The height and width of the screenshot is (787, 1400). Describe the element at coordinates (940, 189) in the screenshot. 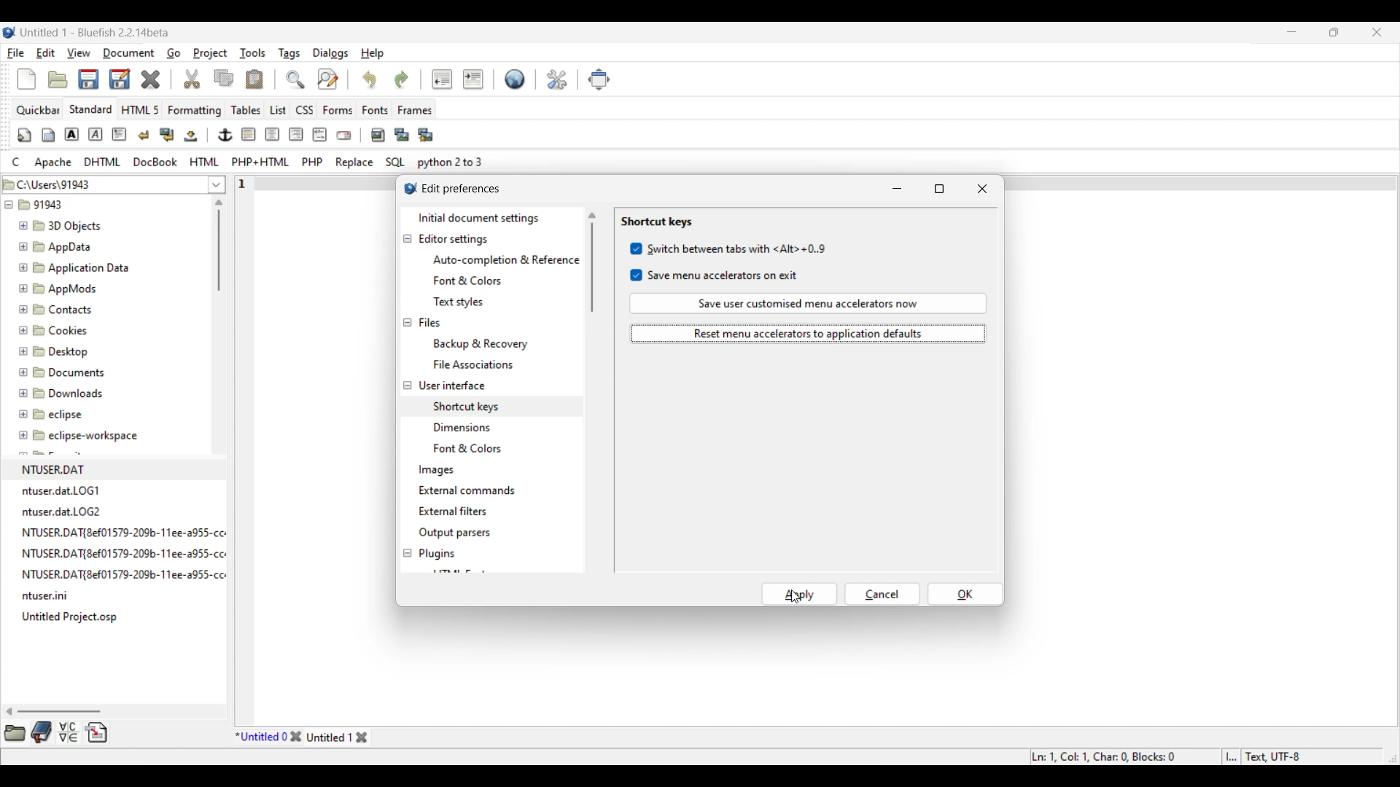

I see `Maximize` at that location.